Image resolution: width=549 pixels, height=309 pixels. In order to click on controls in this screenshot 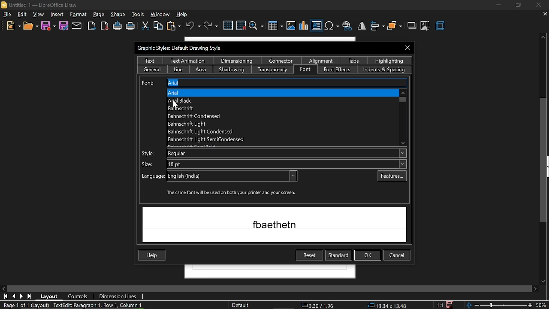, I will do `click(79, 296)`.